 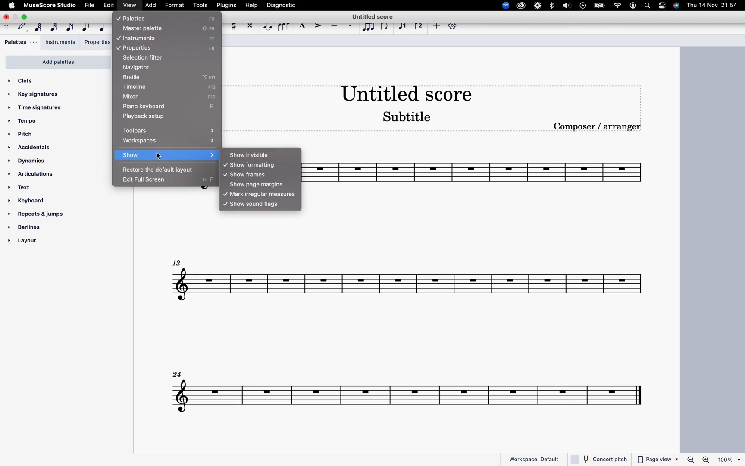 What do you see at coordinates (301, 25) in the screenshot?
I see `marcato` at bounding box center [301, 25].